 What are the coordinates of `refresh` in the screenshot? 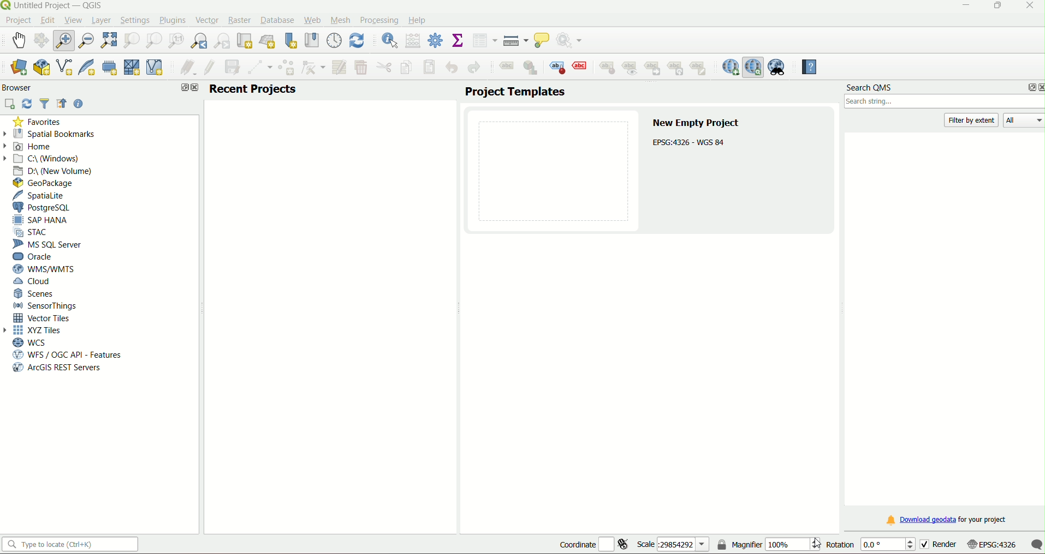 It's located at (357, 40).